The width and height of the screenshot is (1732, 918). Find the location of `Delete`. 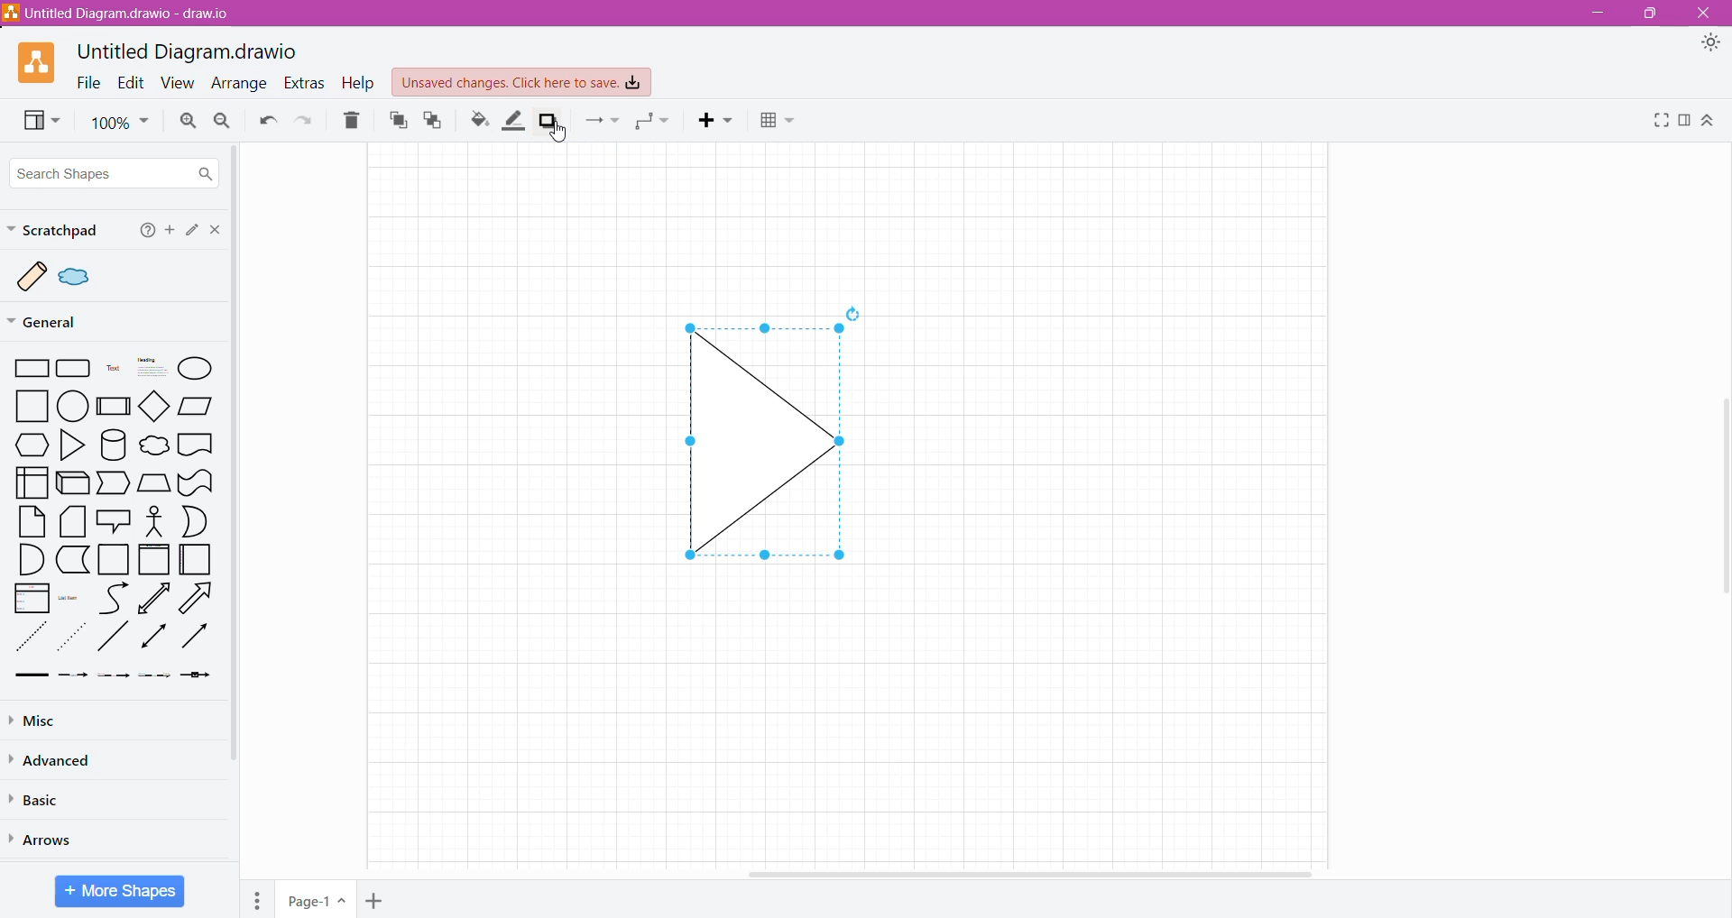

Delete is located at coordinates (349, 122).